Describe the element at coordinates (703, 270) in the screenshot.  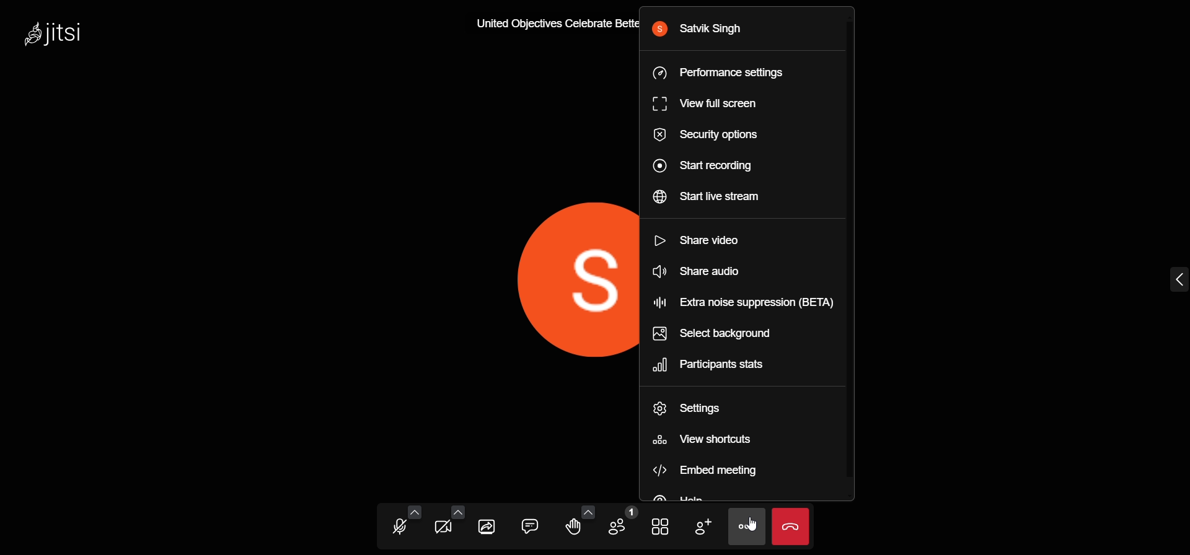
I see `share video` at that location.